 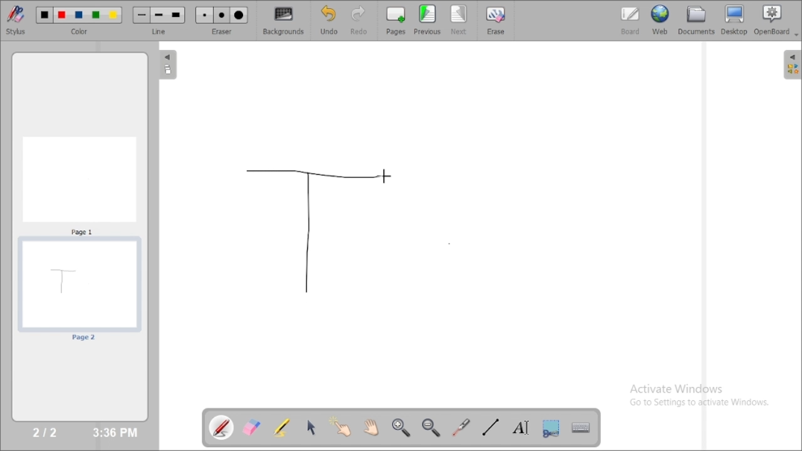 What do you see at coordinates (177, 16) in the screenshot?
I see `Large line` at bounding box center [177, 16].